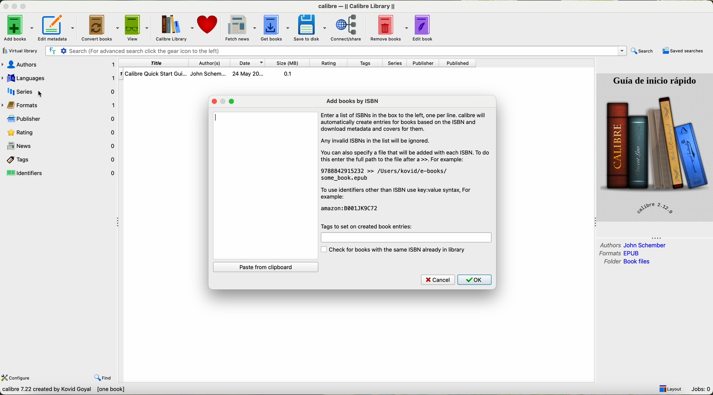 This screenshot has height=395, width=713. Describe the element at coordinates (370, 226) in the screenshot. I see `tags to set on created book entries` at that location.